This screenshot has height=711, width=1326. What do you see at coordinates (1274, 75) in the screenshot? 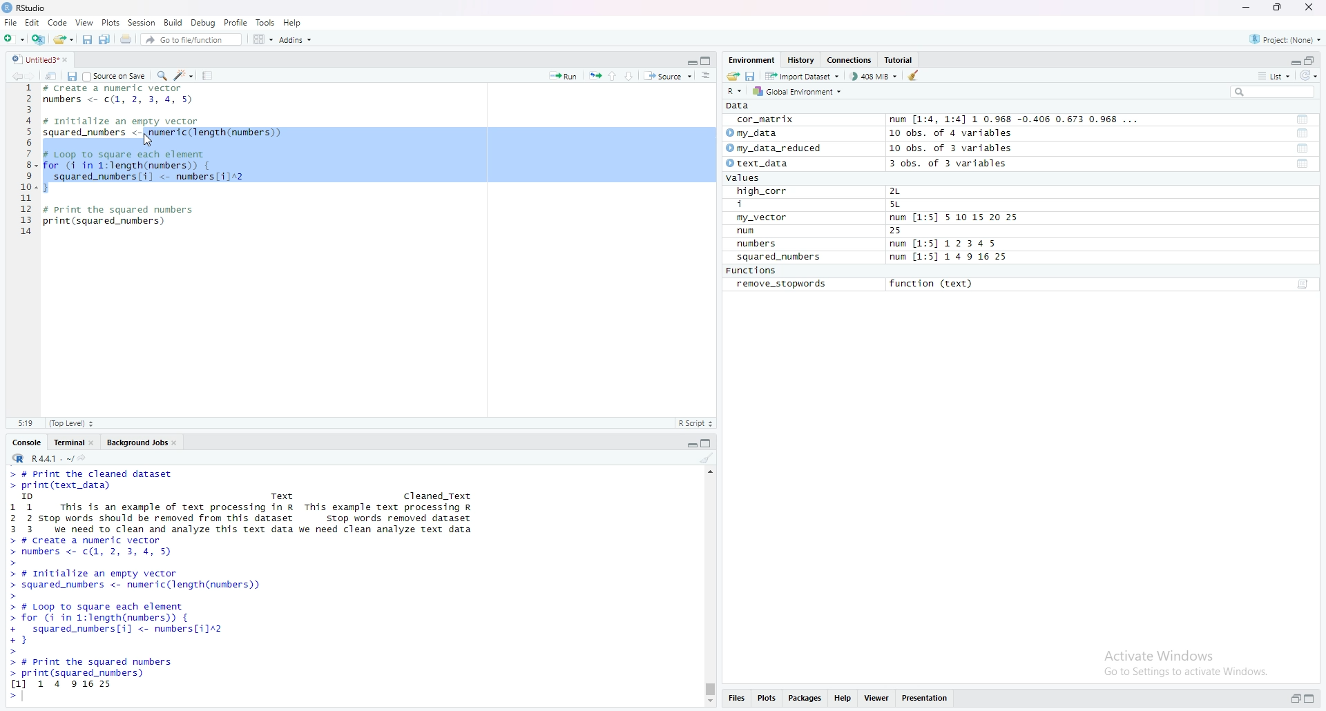
I see `List` at bounding box center [1274, 75].